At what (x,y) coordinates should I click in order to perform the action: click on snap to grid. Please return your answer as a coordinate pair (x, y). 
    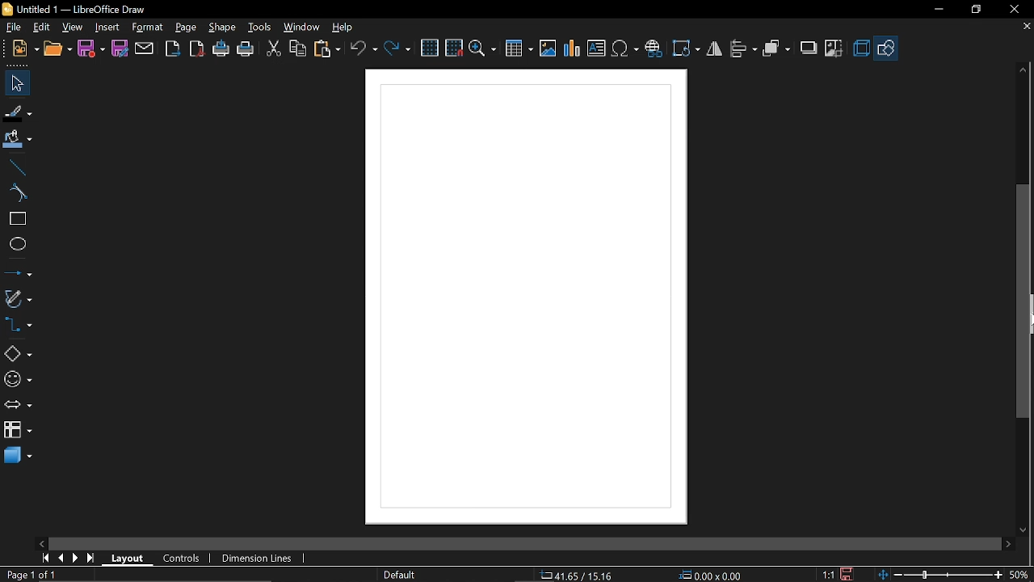
    Looking at the image, I should click on (453, 48).